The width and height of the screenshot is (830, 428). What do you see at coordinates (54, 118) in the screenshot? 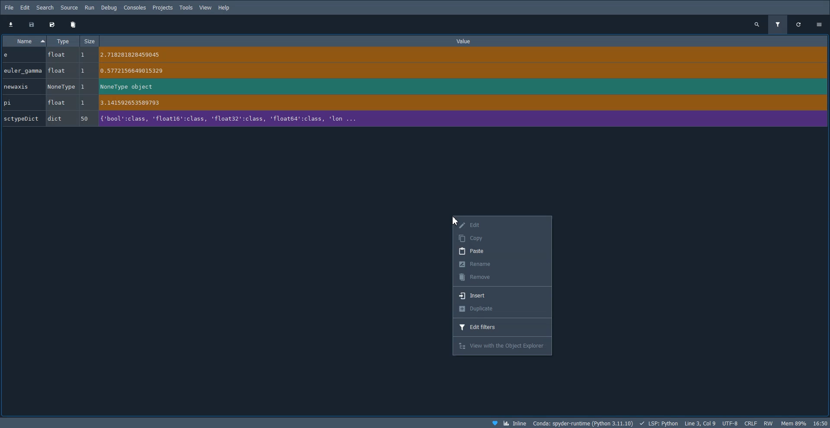
I see `dict` at bounding box center [54, 118].